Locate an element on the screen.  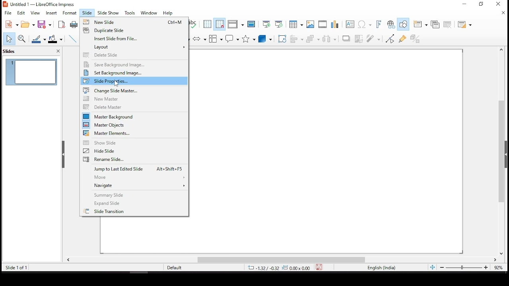
rotate is located at coordinates (282, 38).